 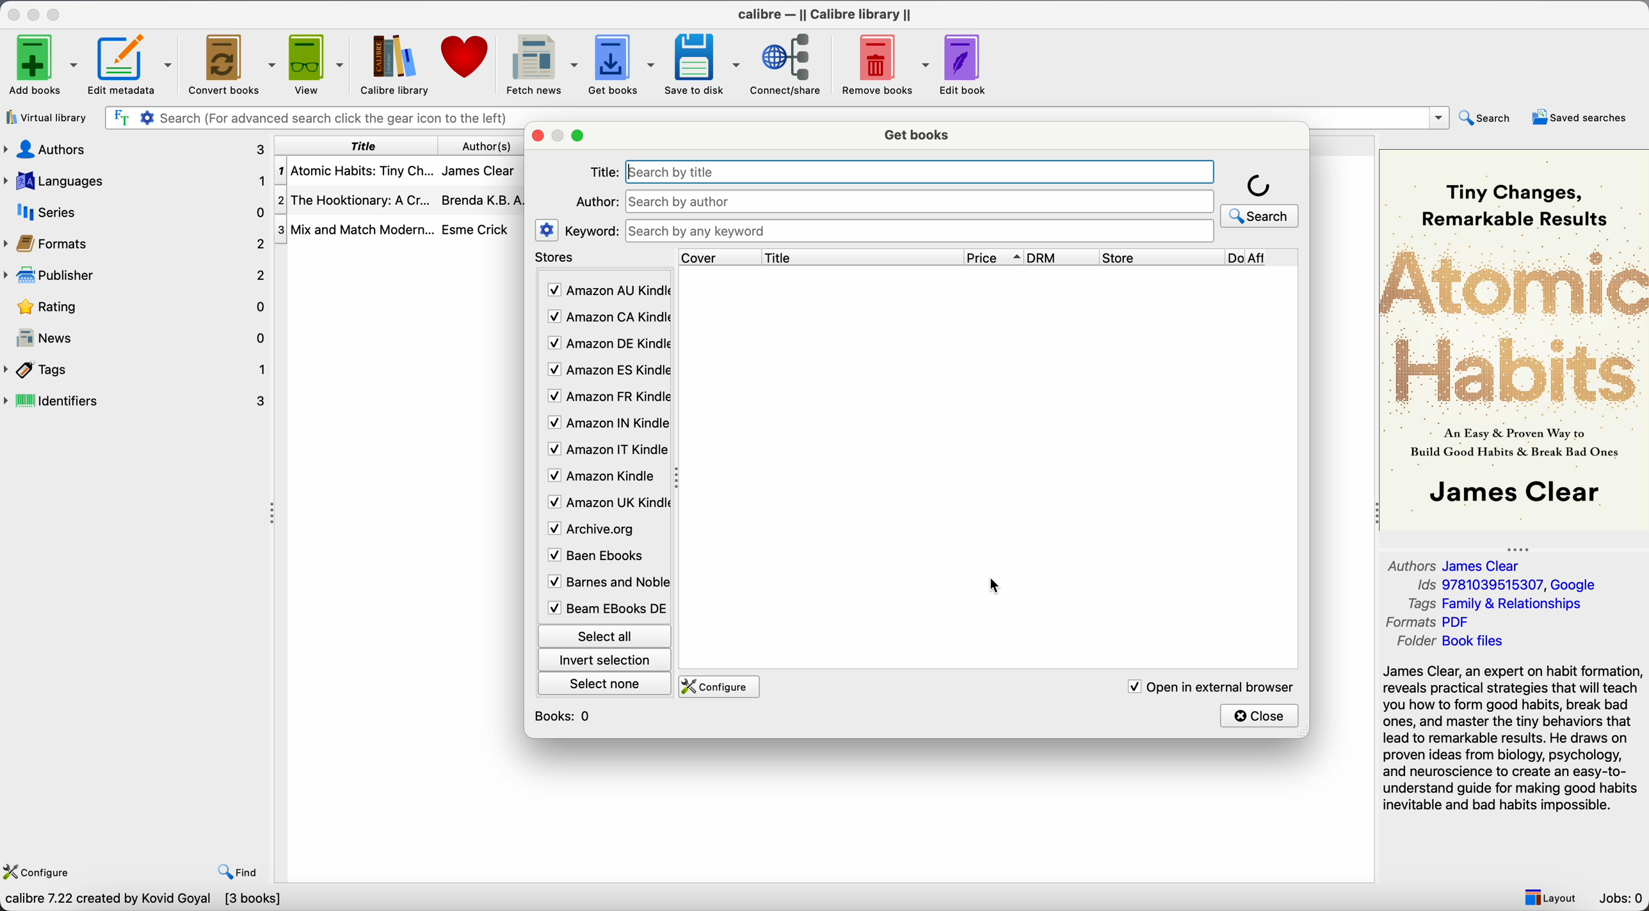 I want to click on Formats PDF, so click(x=1440, y=623).